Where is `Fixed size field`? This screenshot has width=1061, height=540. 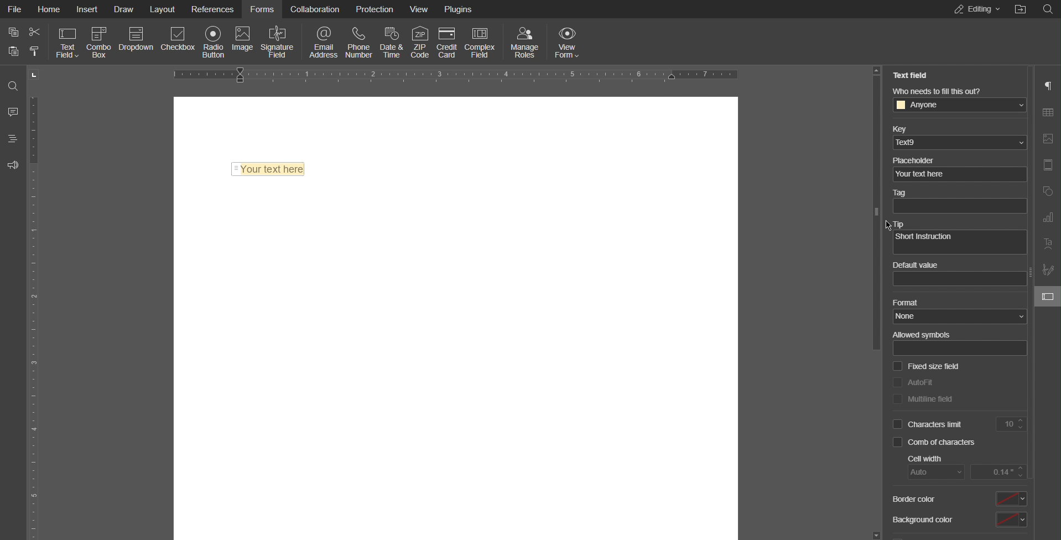 Fixed size field is located at coordinates (936, 366).